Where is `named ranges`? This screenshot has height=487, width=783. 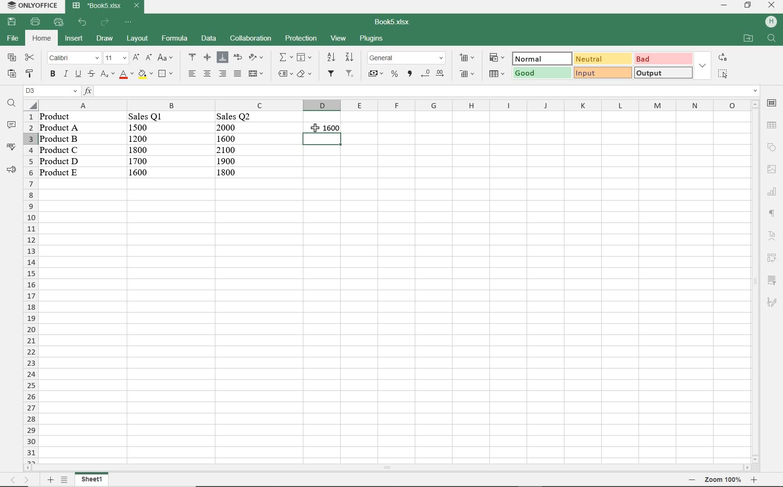
named ranges is located at coordinates (284, 73).